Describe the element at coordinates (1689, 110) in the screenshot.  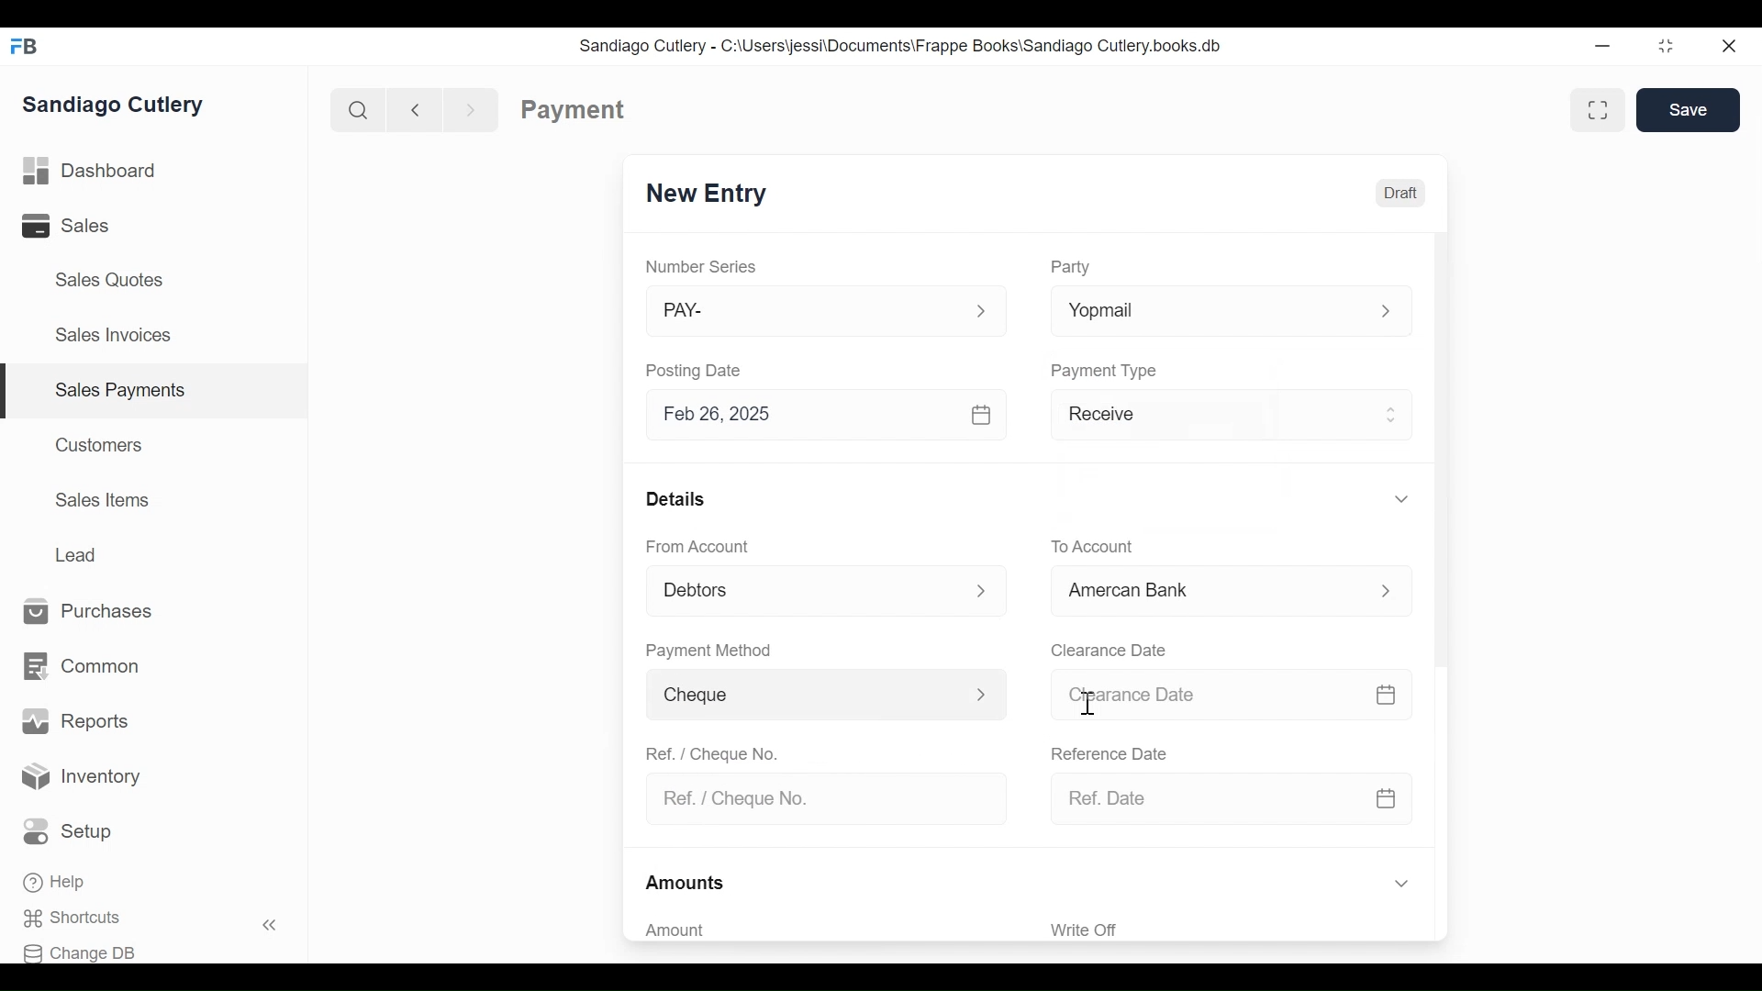
I see `Save` at that location.